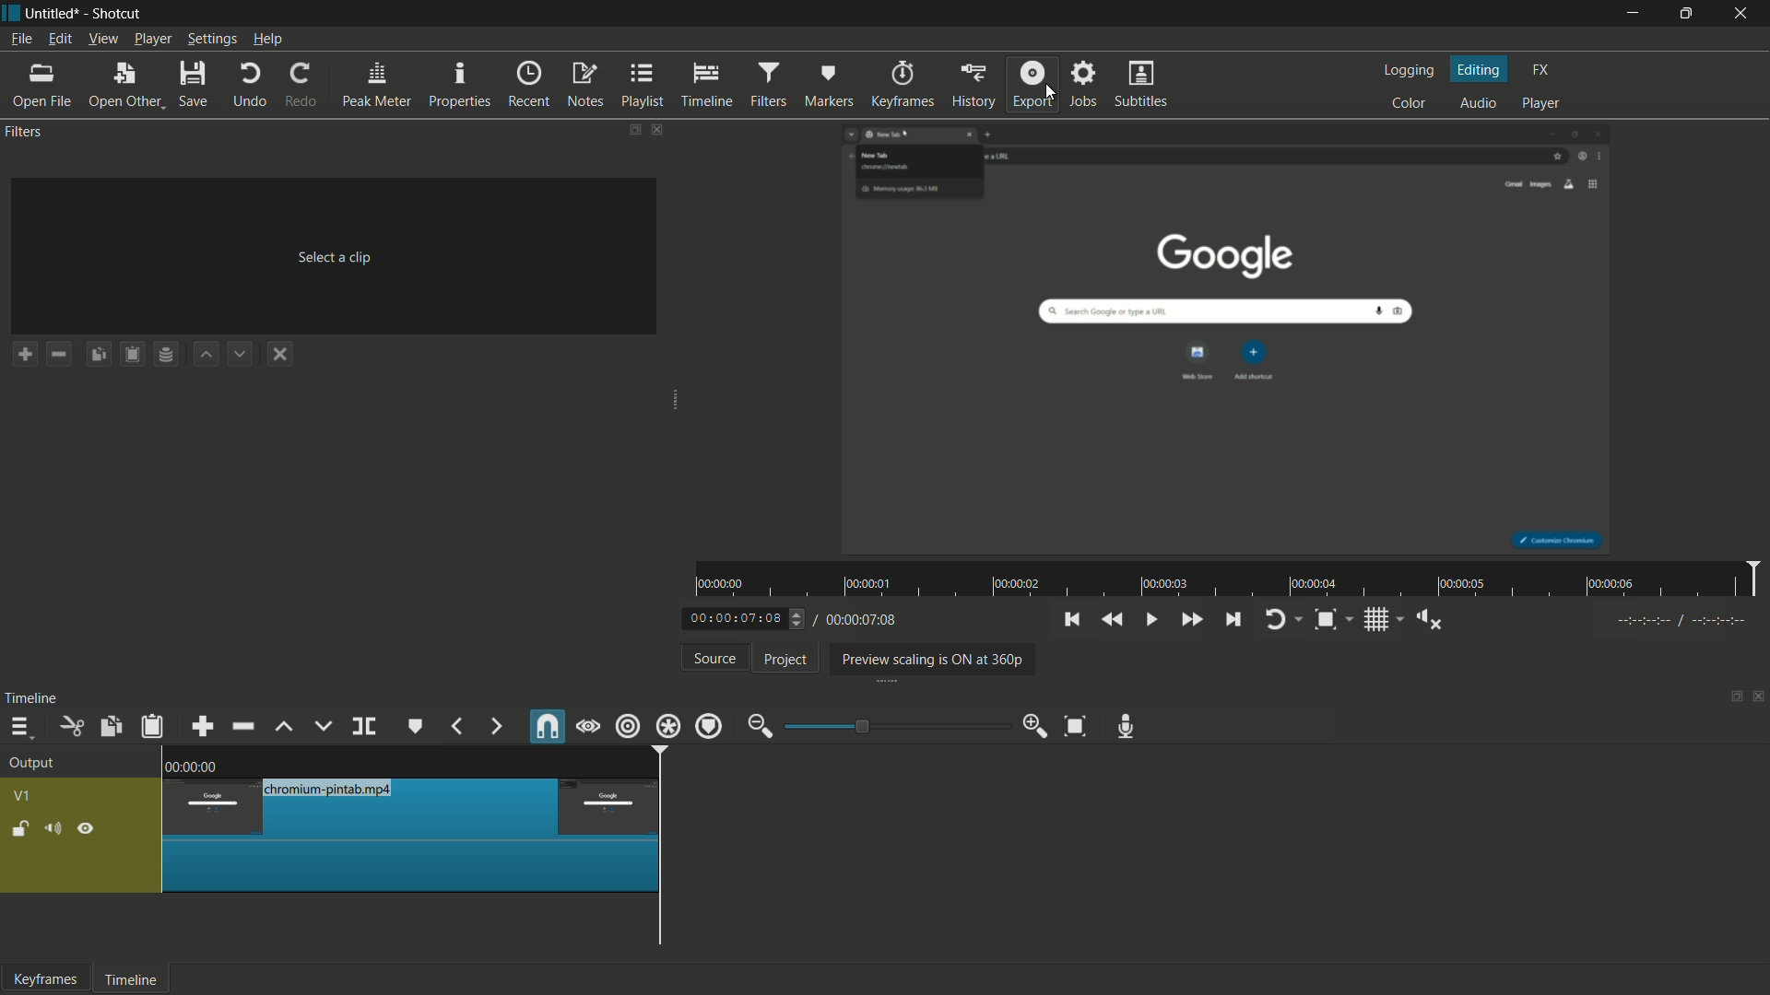  Describe the element at coordinates (1143, 83) in the screenshot. I see `subtitles` at that location.